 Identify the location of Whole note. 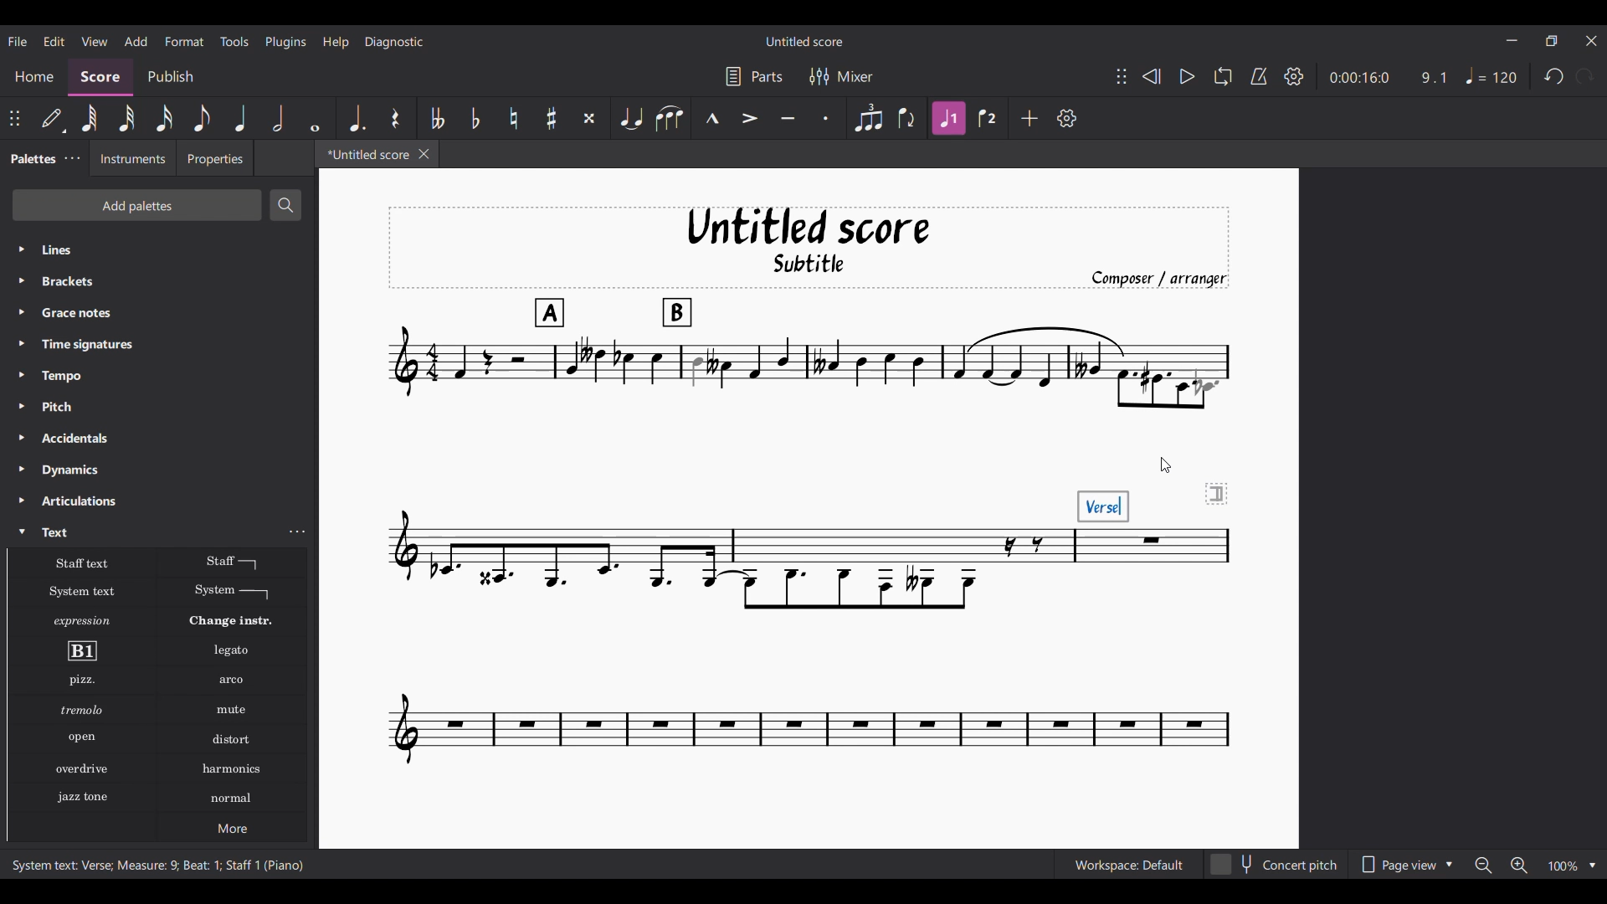
(316, 118).